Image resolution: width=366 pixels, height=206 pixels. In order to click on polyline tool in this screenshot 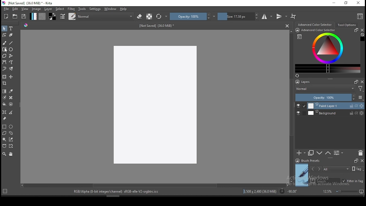, I will do `click(11, 55)`.